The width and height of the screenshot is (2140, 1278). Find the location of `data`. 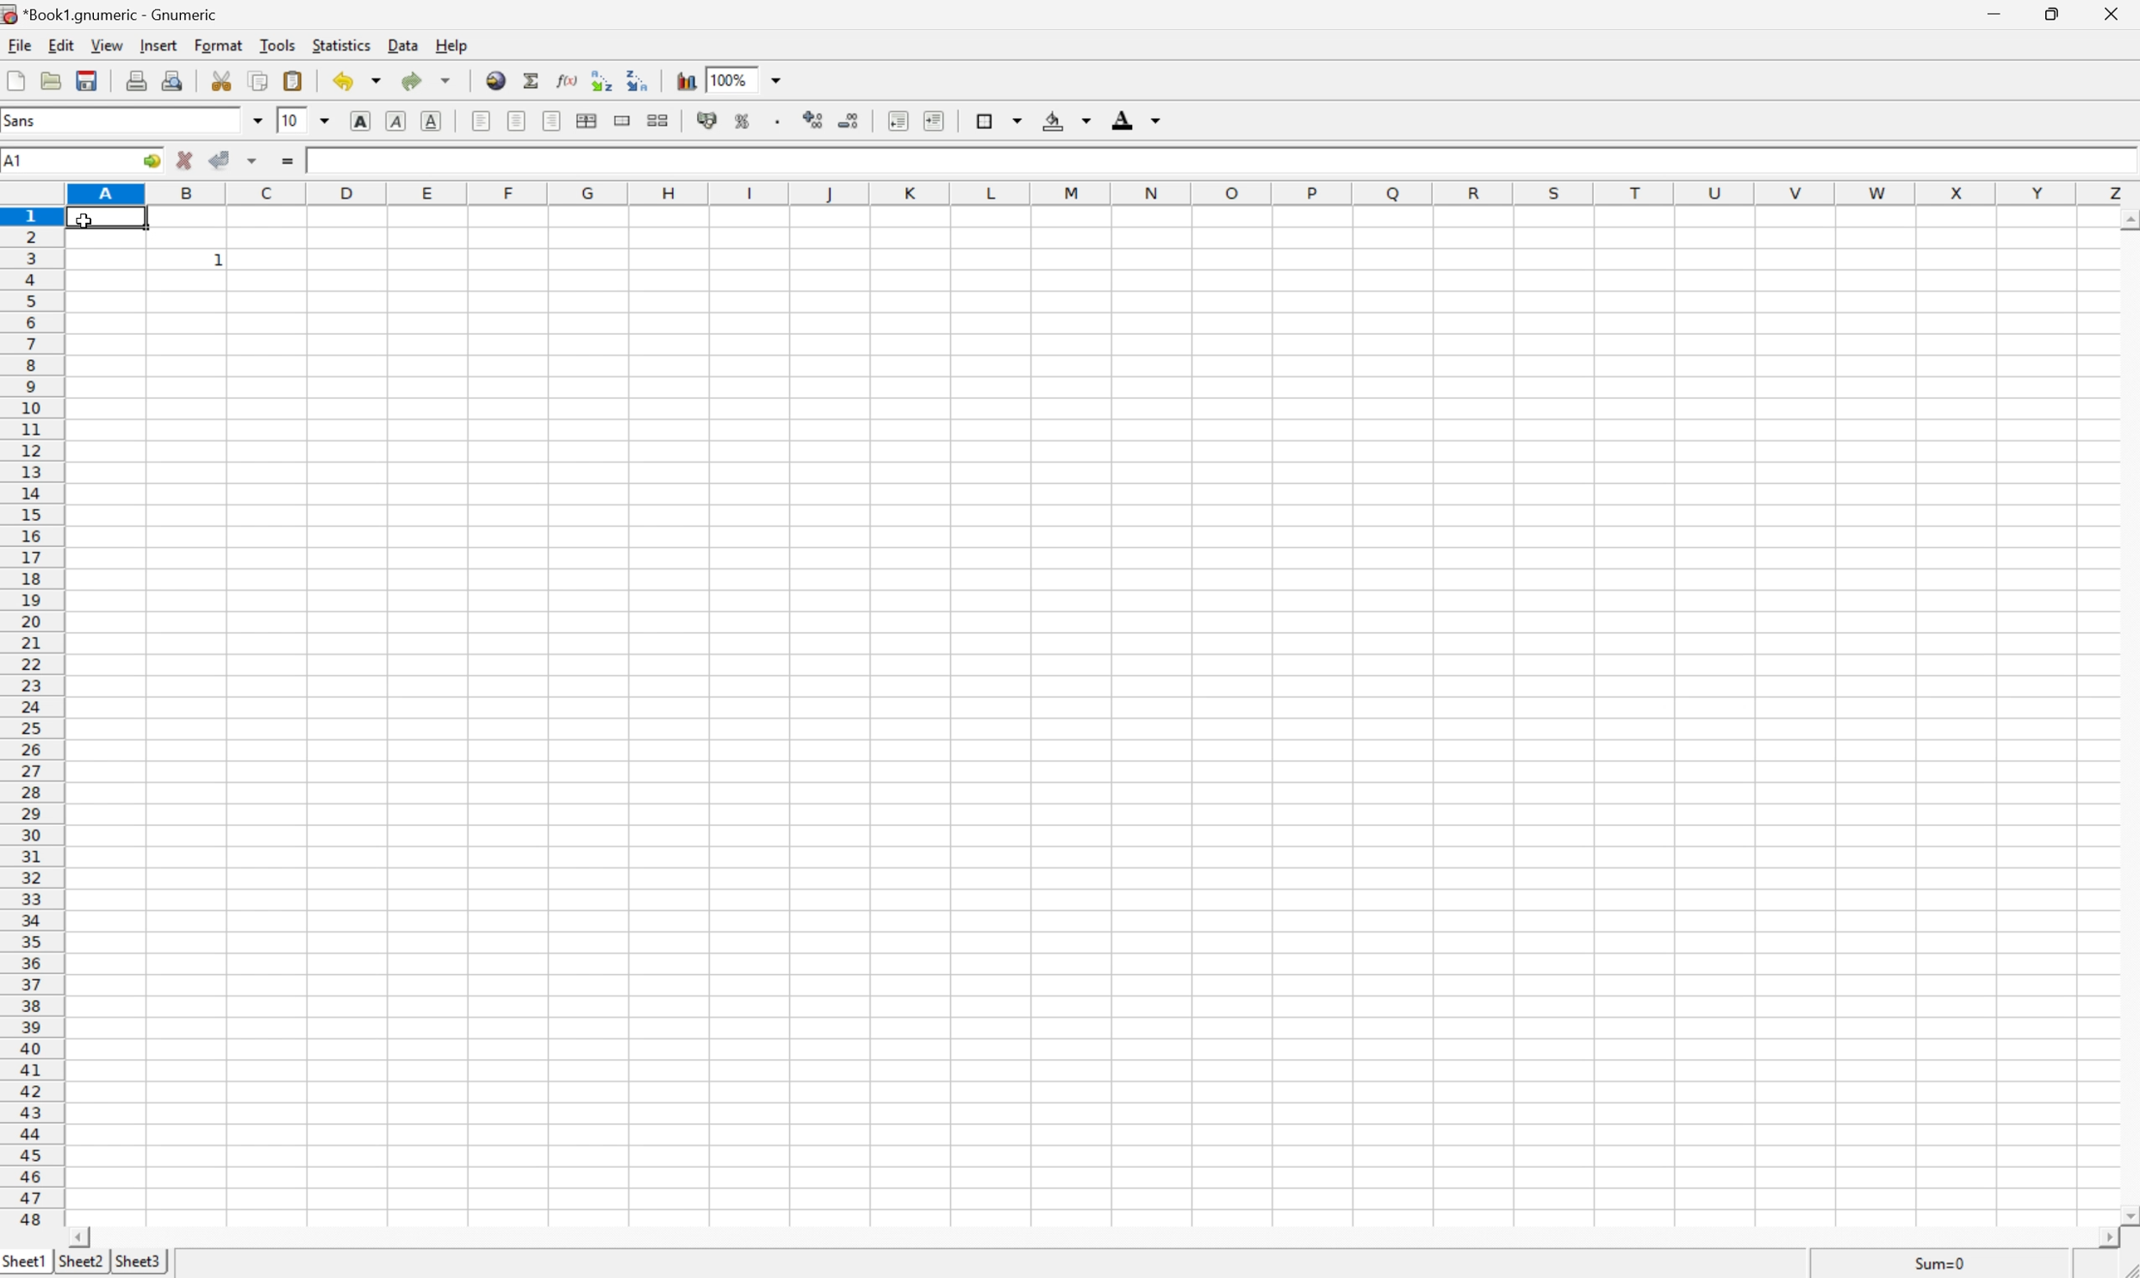

data is located at coordinates (405, 46).